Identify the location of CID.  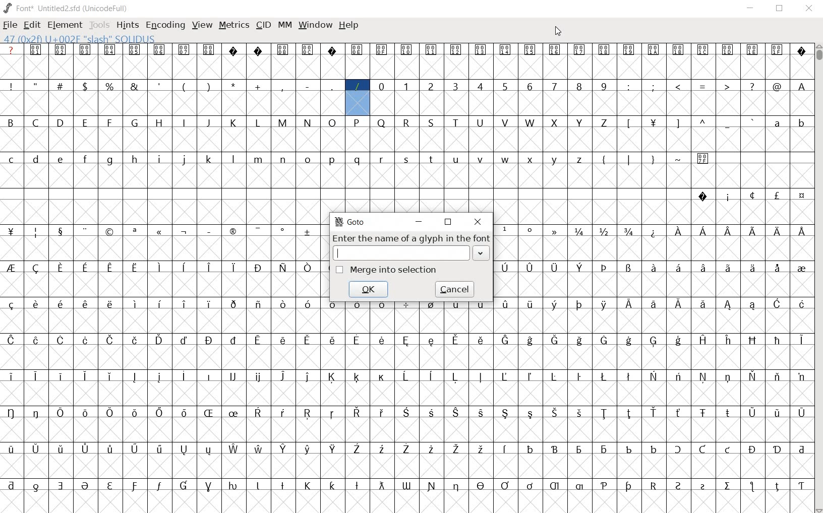
(263, 25).